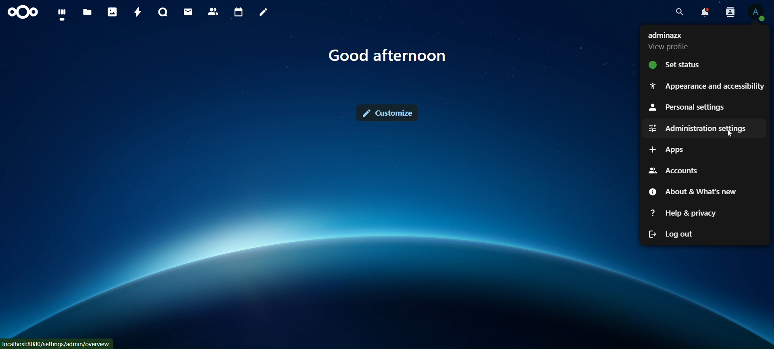 Image resolution: width=774 pixels, height=349 pixels. What do you see at coordinates (672, 234) in the screenshot?
I see `log out` at bounding box center [672, 234].